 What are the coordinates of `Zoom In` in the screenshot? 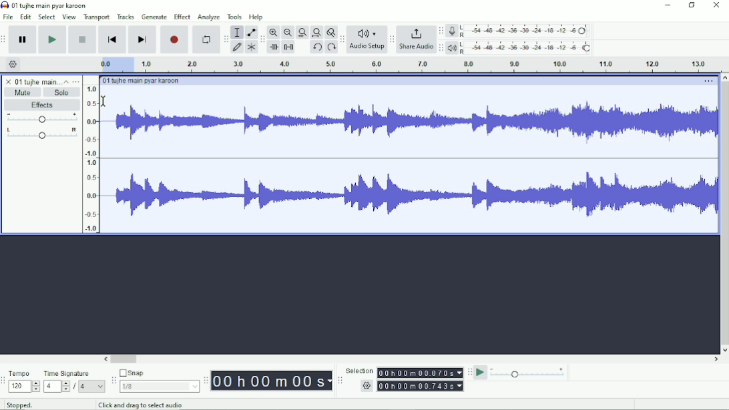 It's located at (274, 32).